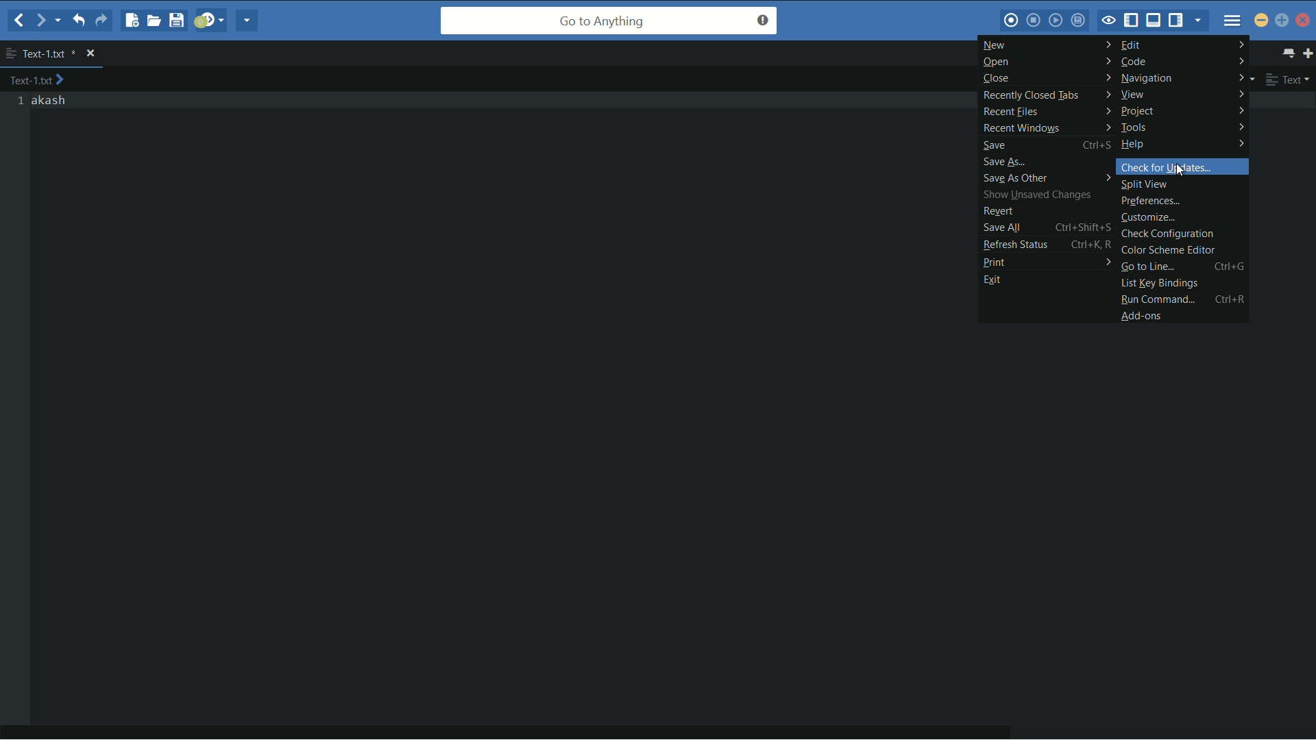  I want to click on check for updates, so click(1182, 166).